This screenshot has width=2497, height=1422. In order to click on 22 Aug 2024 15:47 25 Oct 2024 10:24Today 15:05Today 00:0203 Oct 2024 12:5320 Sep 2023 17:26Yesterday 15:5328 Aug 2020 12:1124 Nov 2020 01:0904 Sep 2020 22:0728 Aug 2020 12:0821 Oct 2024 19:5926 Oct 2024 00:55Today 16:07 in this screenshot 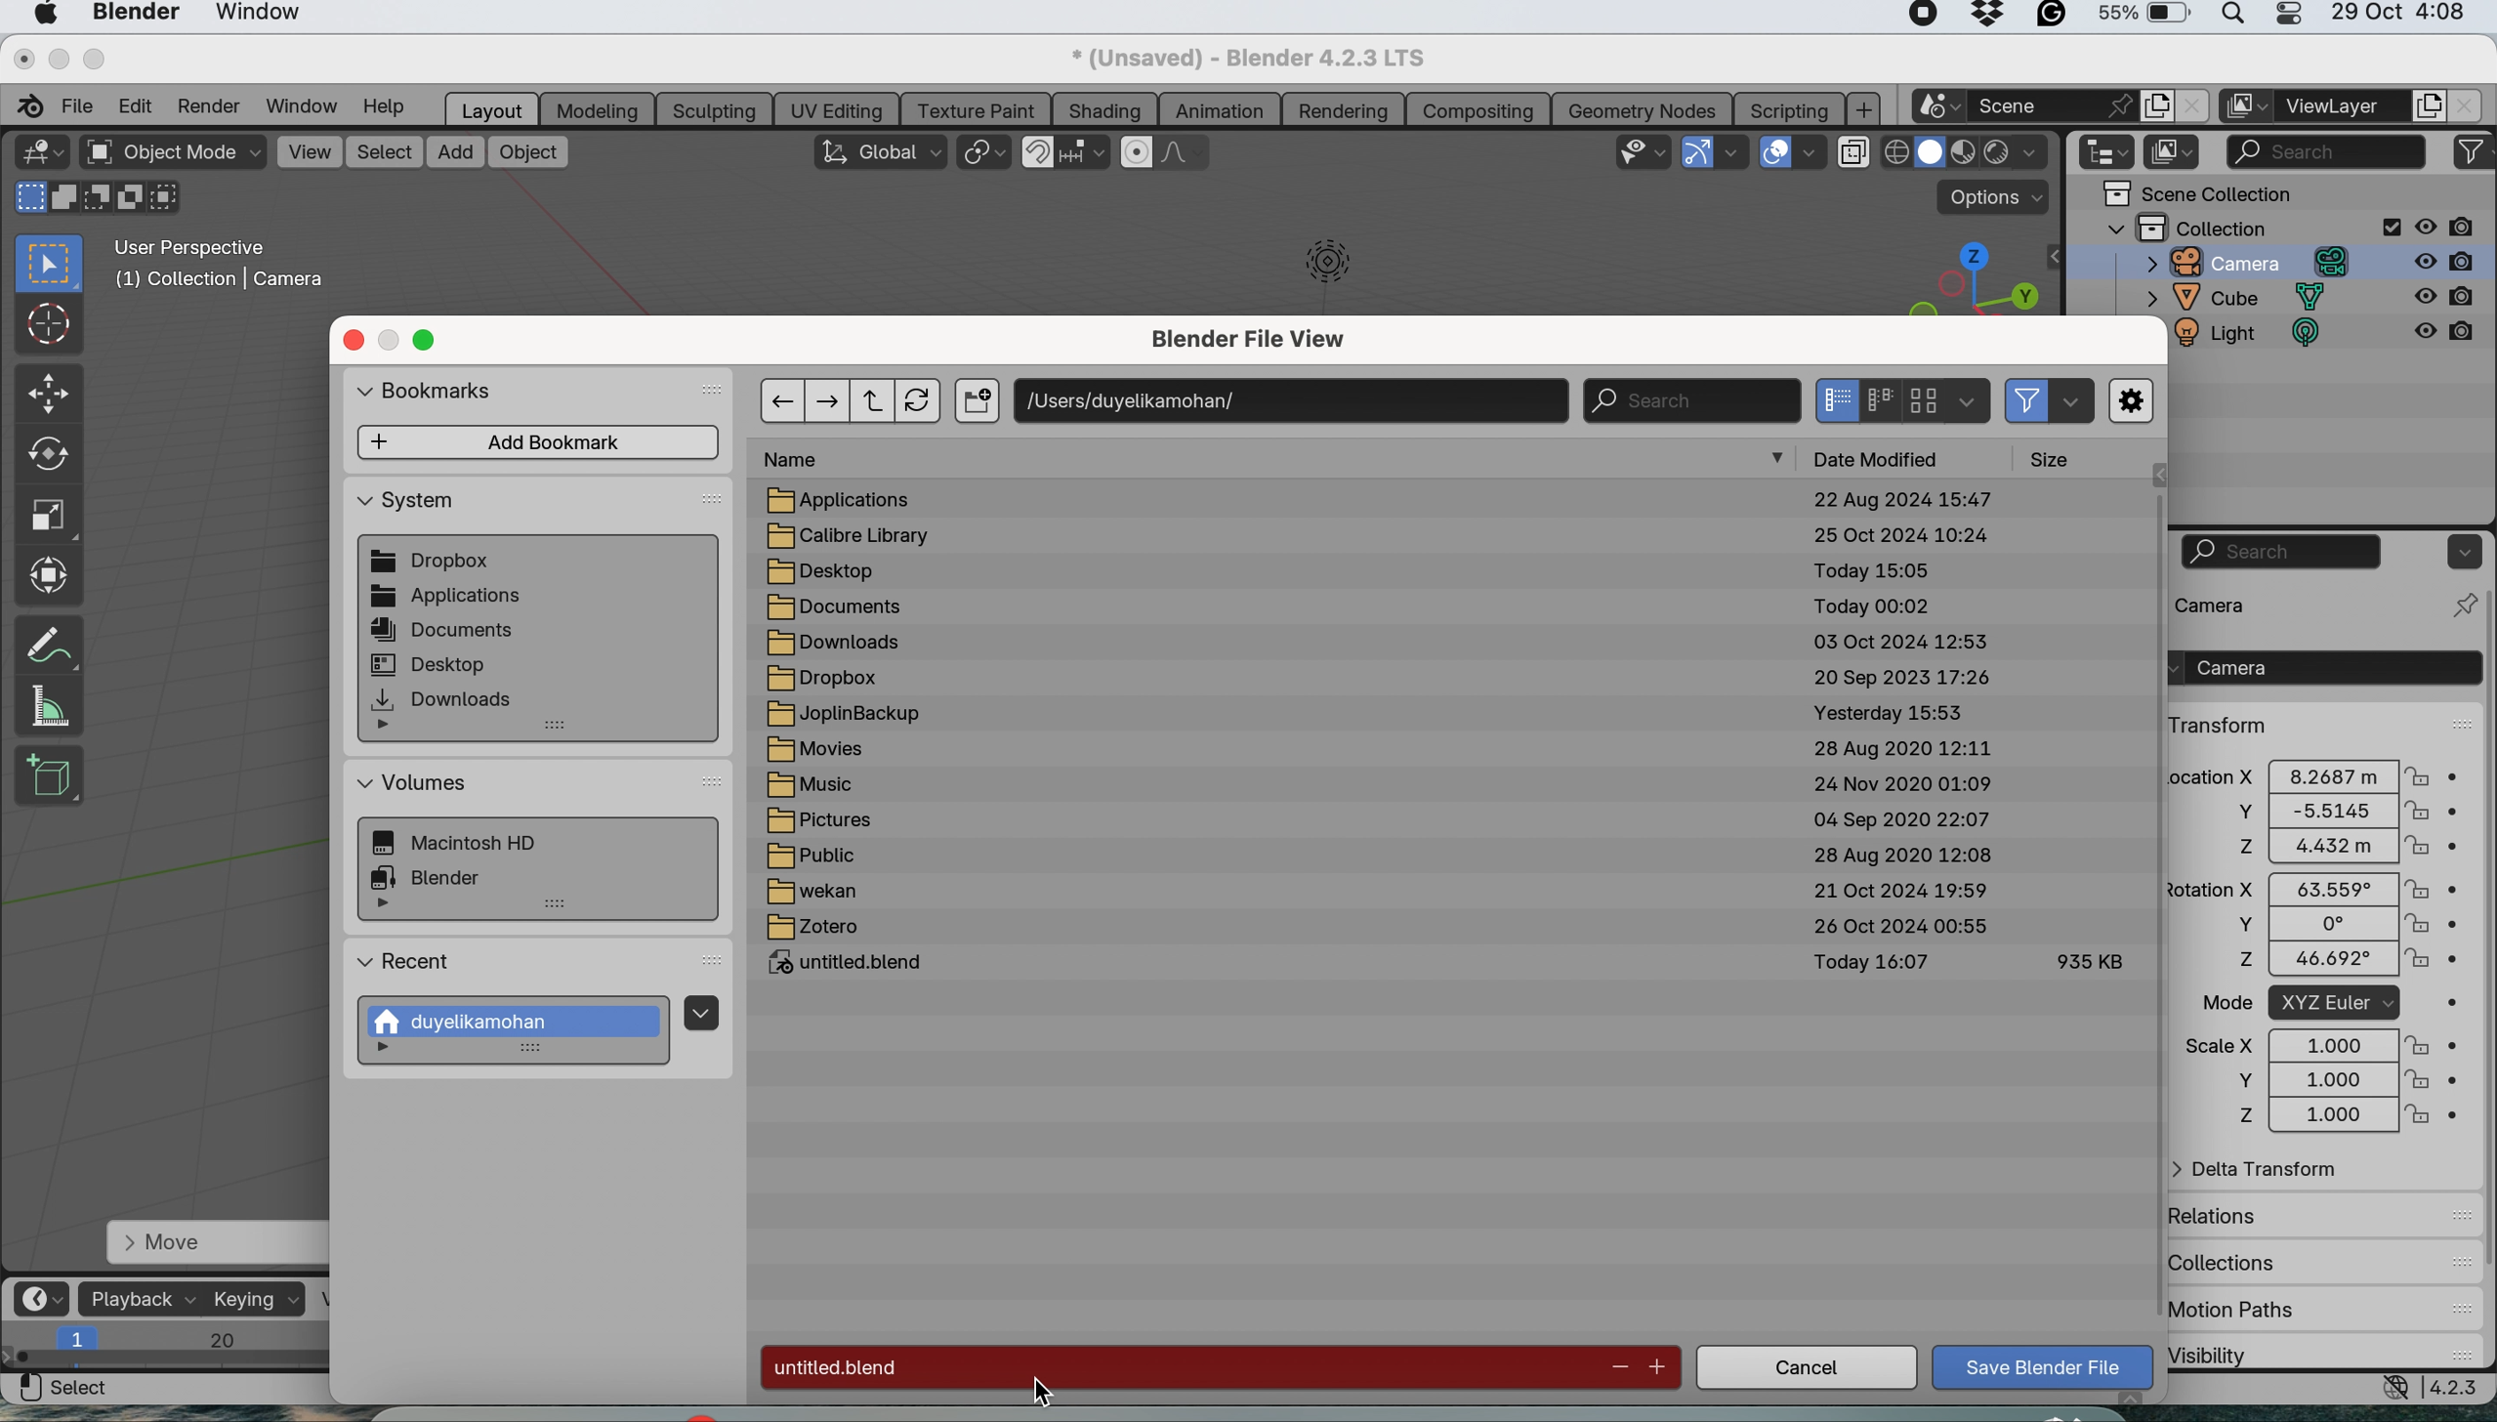, I will do `click(1903, 739)`.